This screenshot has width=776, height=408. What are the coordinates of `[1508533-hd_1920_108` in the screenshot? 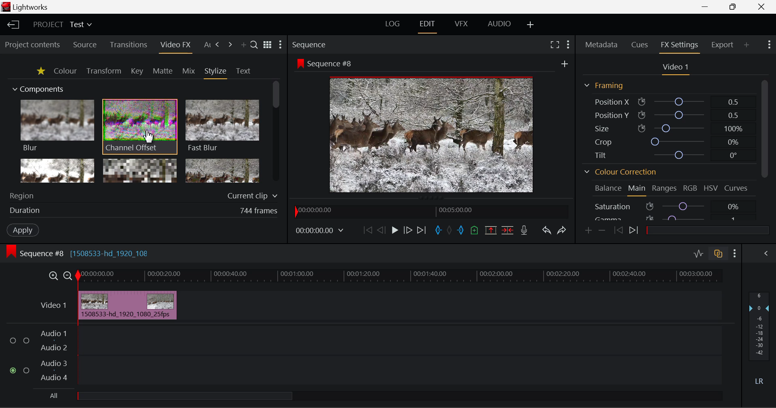 It's located at (121, 254).